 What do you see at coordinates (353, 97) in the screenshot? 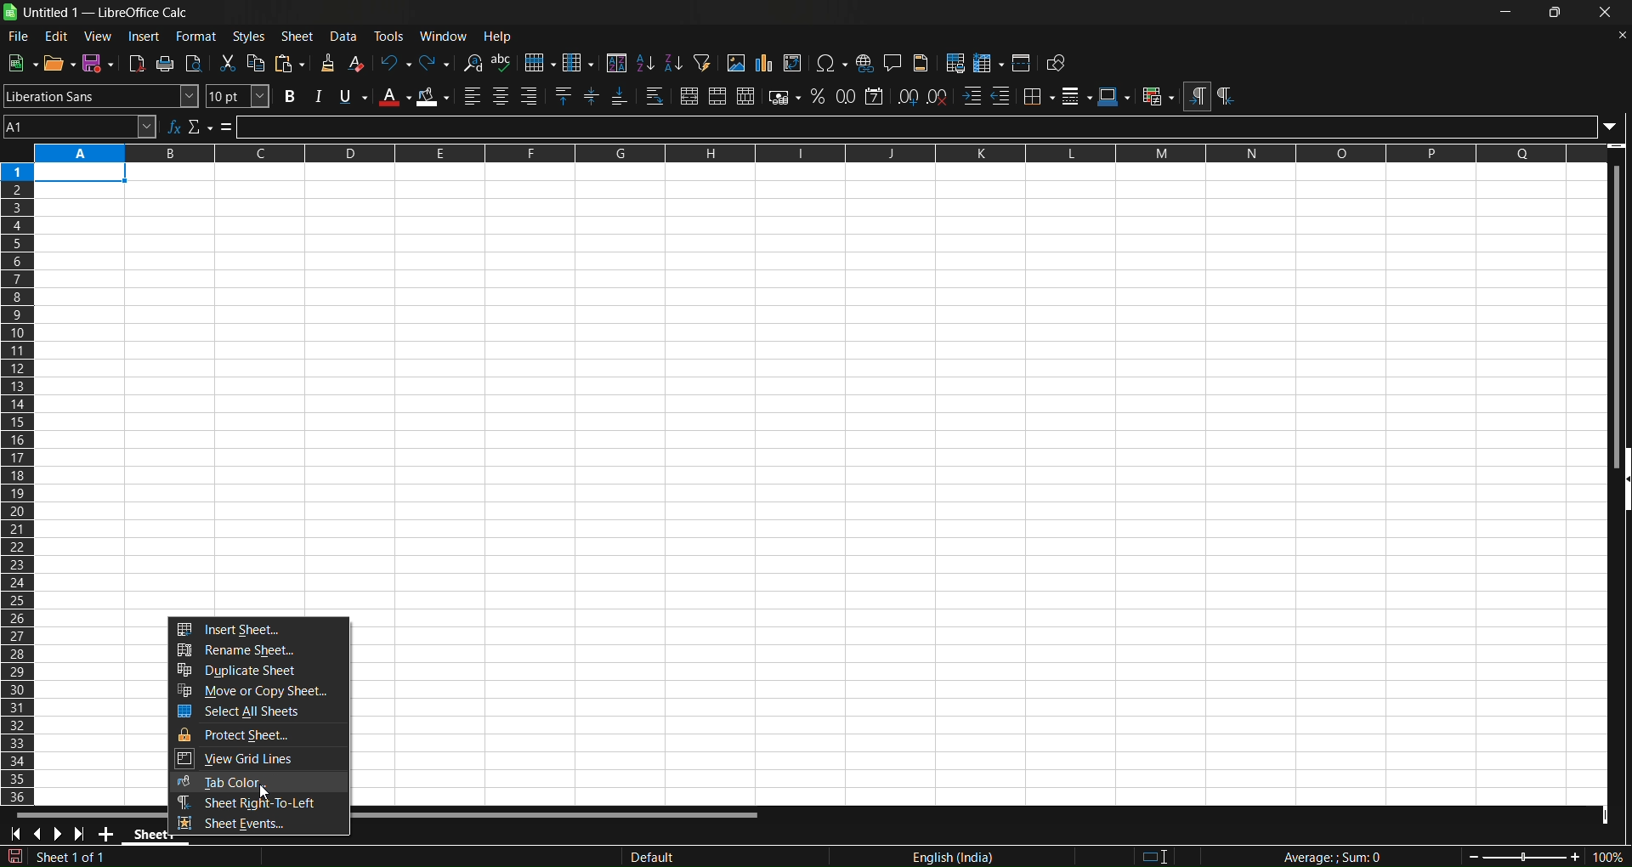
I see `underline` at bounding box center [353, 97].